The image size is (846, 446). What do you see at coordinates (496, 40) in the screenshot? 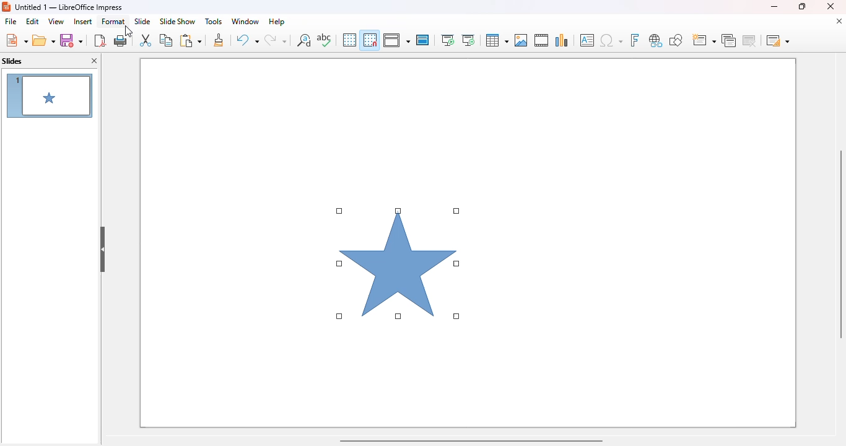
I see `table` at bounding box center [496, 40].